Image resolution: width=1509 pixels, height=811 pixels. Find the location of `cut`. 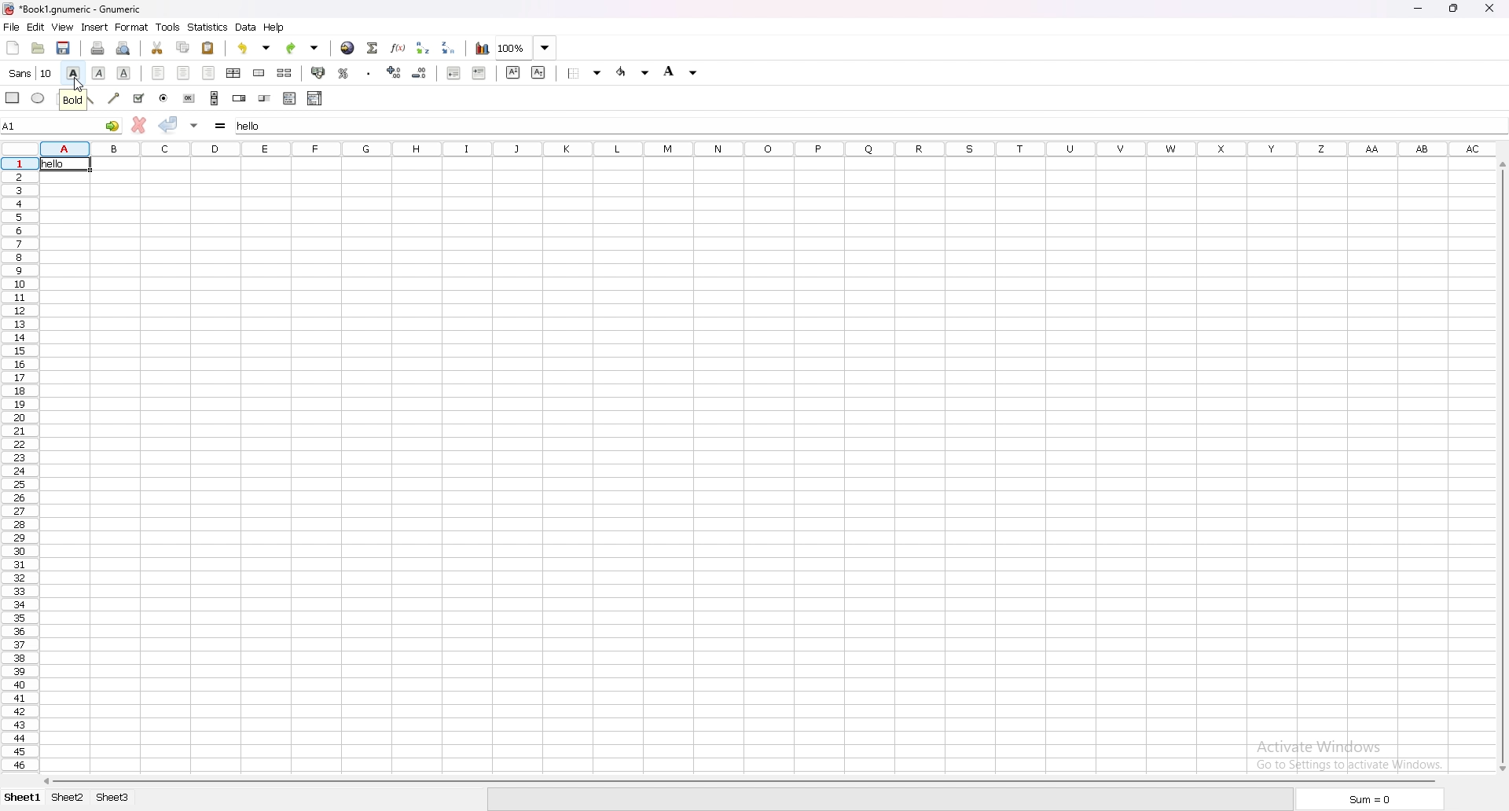

cut is located at coordinates (158, 48).